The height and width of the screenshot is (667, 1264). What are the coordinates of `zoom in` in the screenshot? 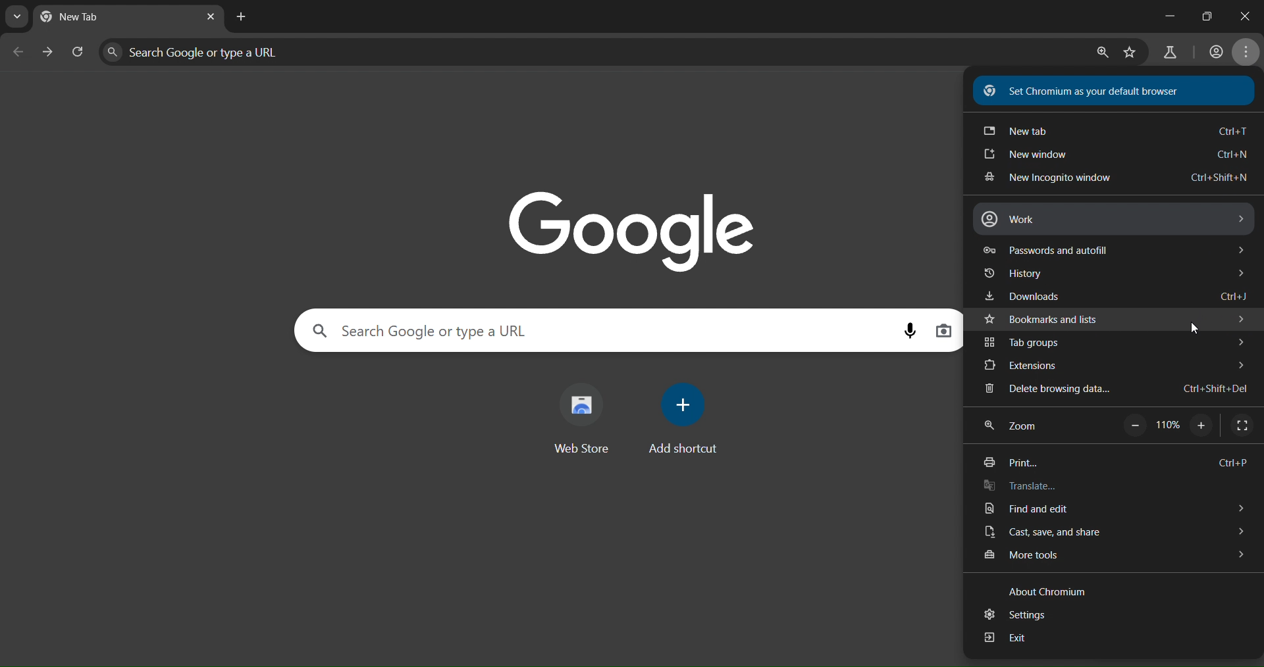 It's located at (1203, 424).